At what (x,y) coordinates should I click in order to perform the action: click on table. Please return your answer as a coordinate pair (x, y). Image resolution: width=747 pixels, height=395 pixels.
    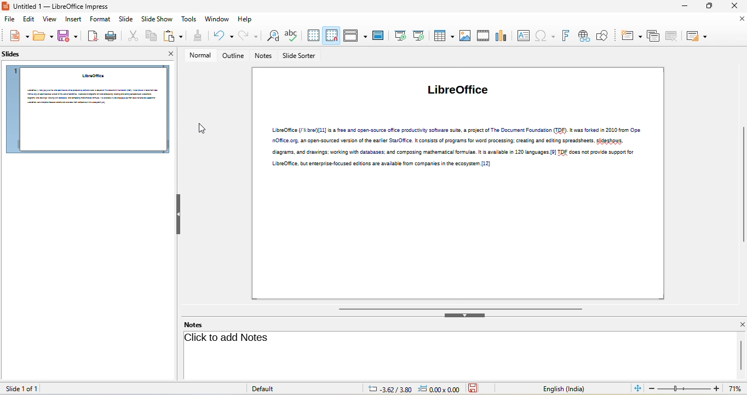
    Looking at the image, I should click on (443, 37).